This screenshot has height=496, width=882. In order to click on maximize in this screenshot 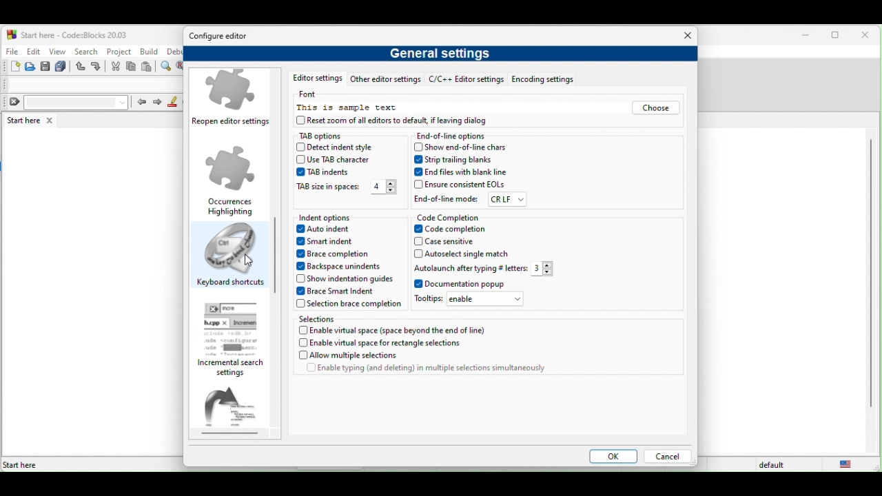, I will do `click(838, 37)`.